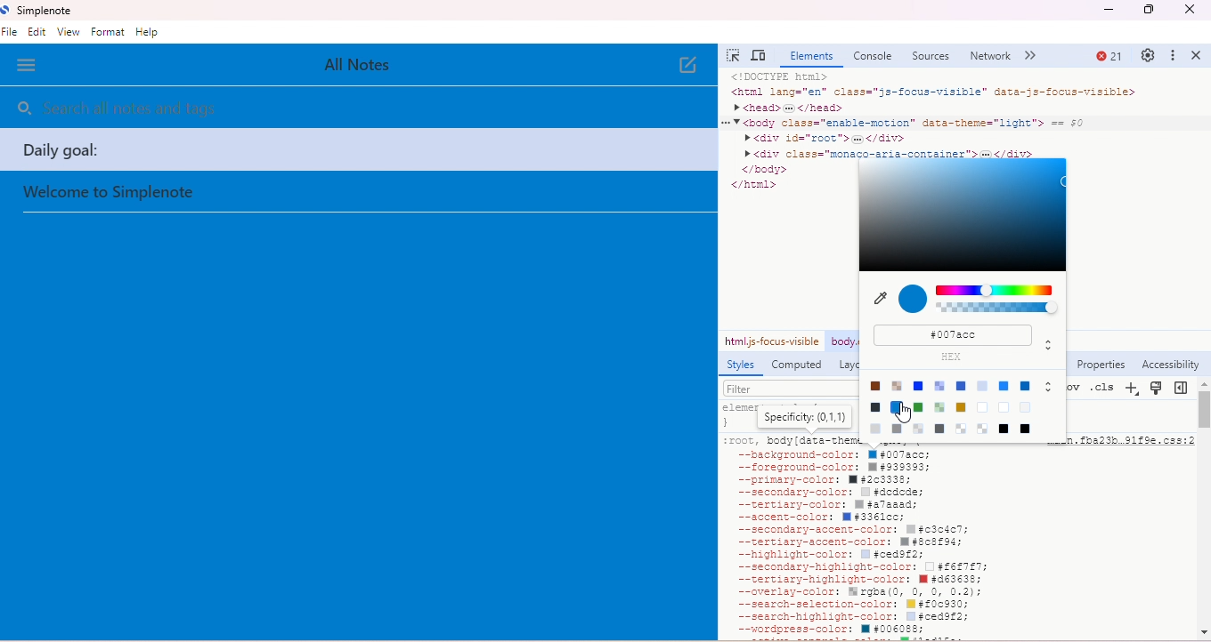  I want to click on tertiary-highlight-color, so click(854, 579).